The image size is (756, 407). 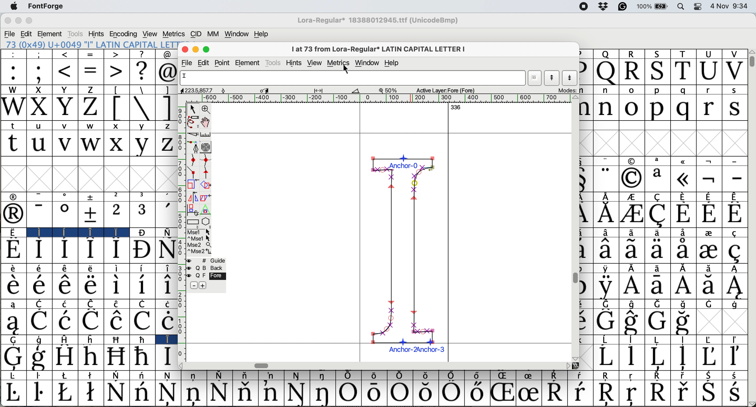 I want to click on Symbol, so click(x=657, y=393).